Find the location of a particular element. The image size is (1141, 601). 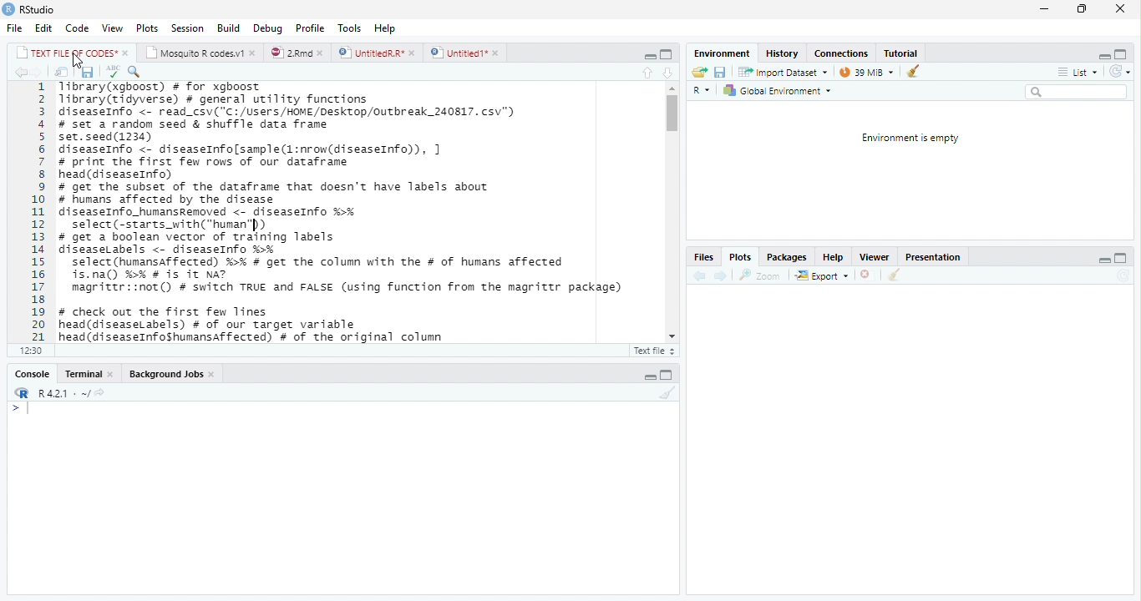

Previous is located at coordinates (19, 73).